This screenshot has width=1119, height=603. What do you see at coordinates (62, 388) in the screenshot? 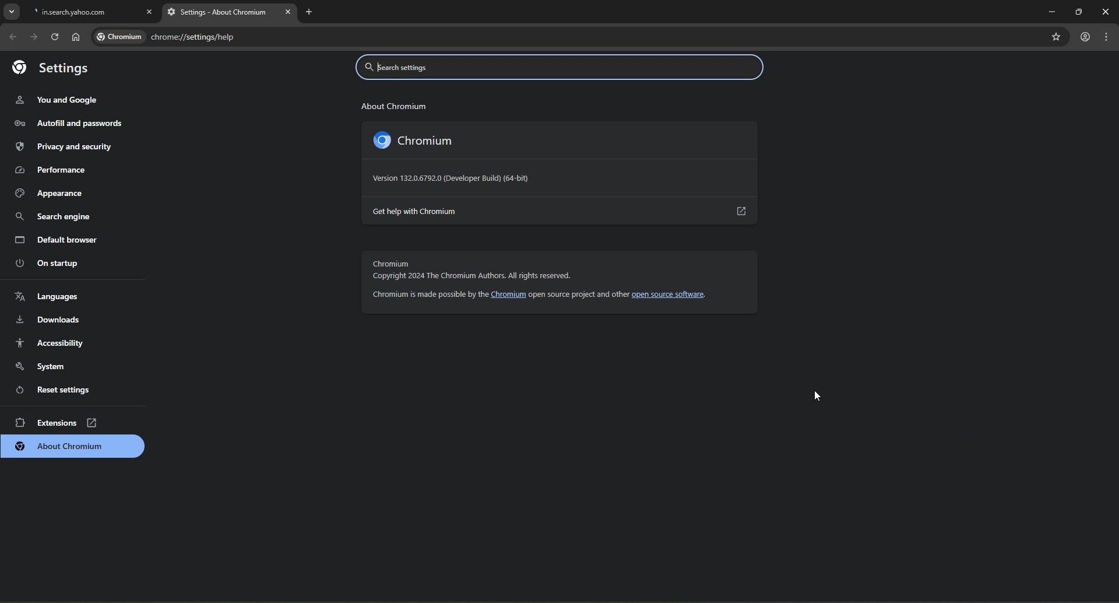
I see `Reset setting` at bounding box center [62, 388].